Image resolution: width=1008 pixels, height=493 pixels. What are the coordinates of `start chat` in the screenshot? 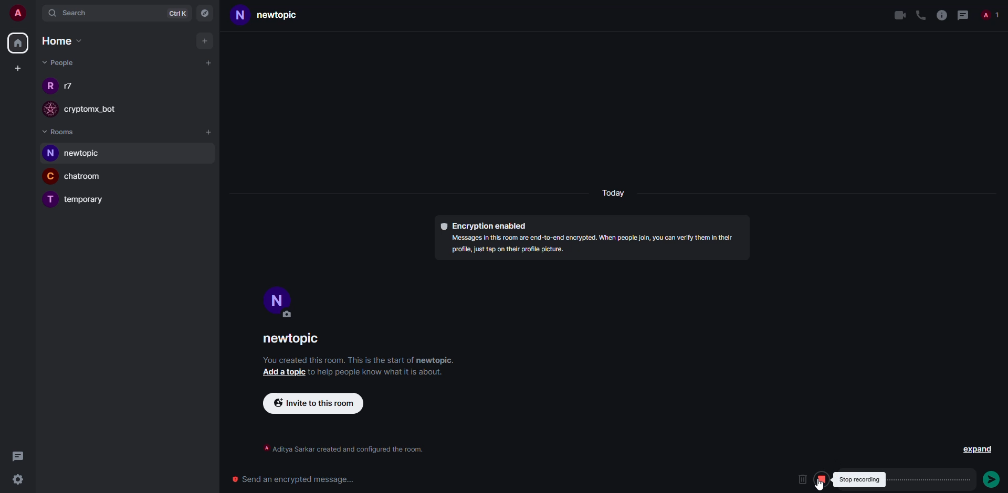 It's located at (207, 63).